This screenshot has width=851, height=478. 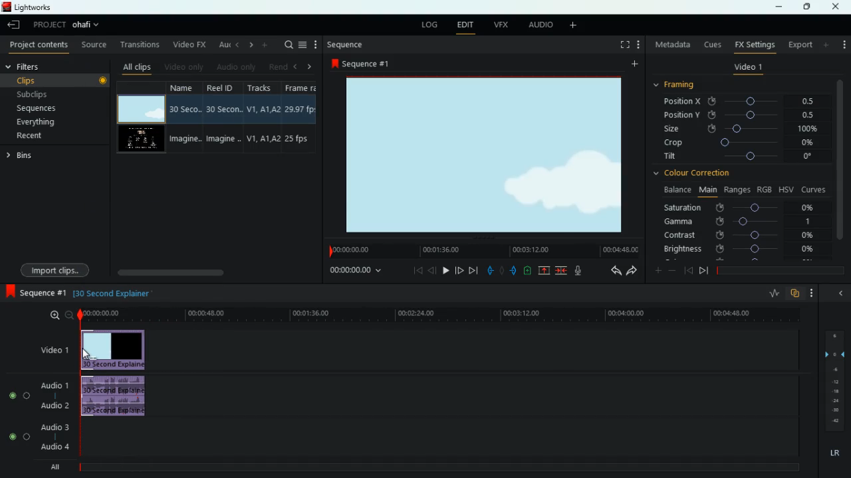 I want to click on everything, so click(x=39, y=122).